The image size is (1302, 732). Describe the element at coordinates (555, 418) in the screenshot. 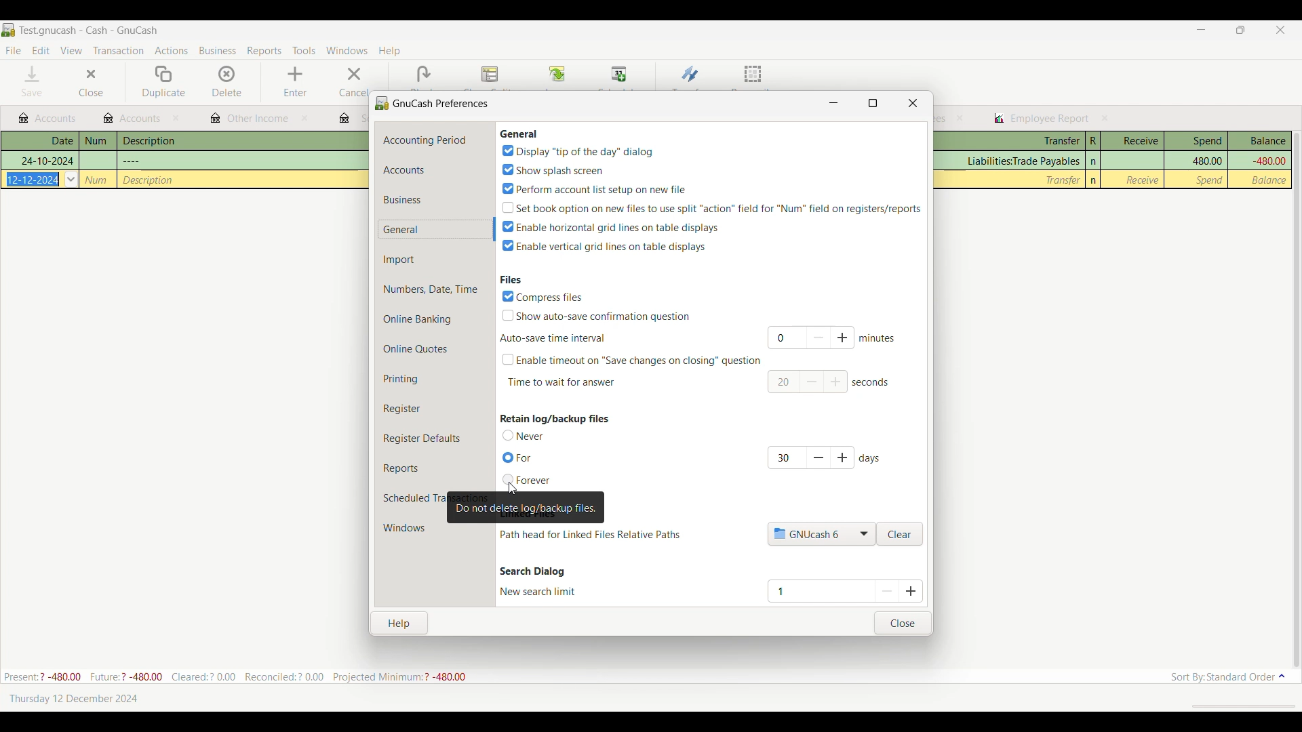

I see `Section title` at that location.